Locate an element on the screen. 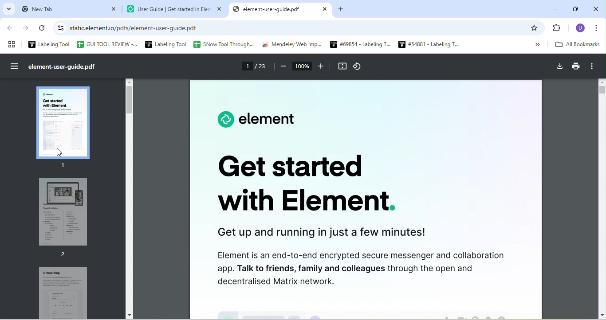  new tab is located at coordinates (68, 9).